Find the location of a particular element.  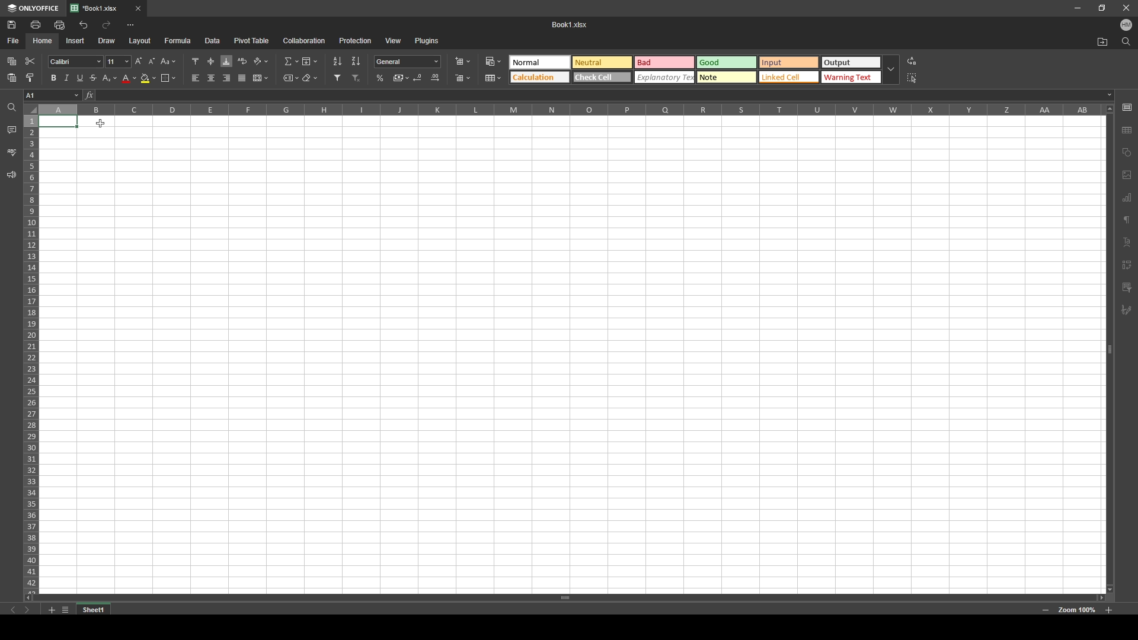

Calculation is located at coordinates (539, 78).